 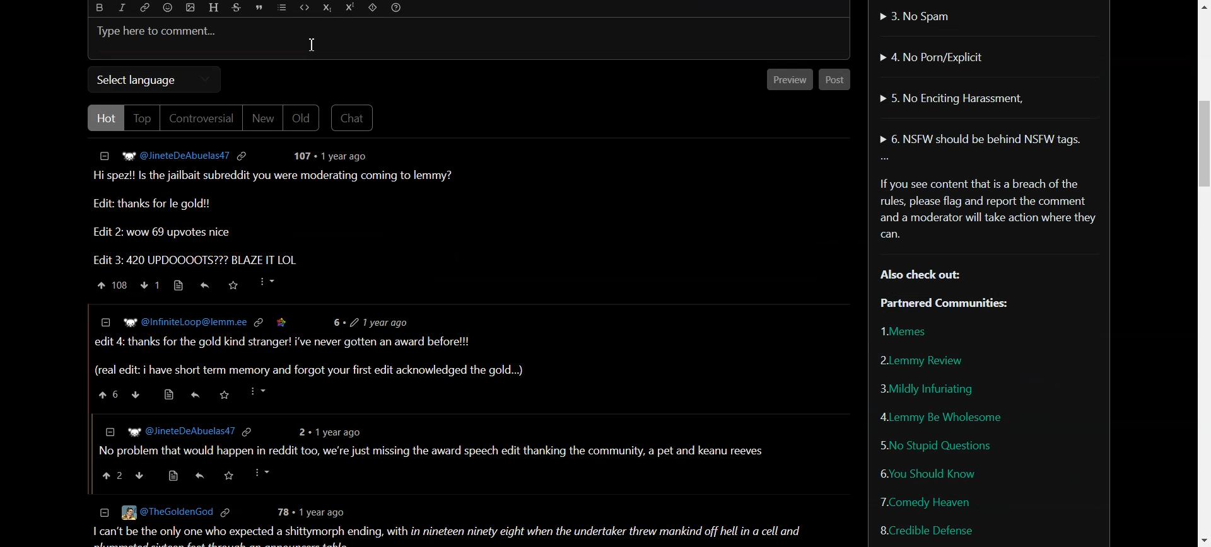 I want to click on Chat, so click(x=352, y=118).